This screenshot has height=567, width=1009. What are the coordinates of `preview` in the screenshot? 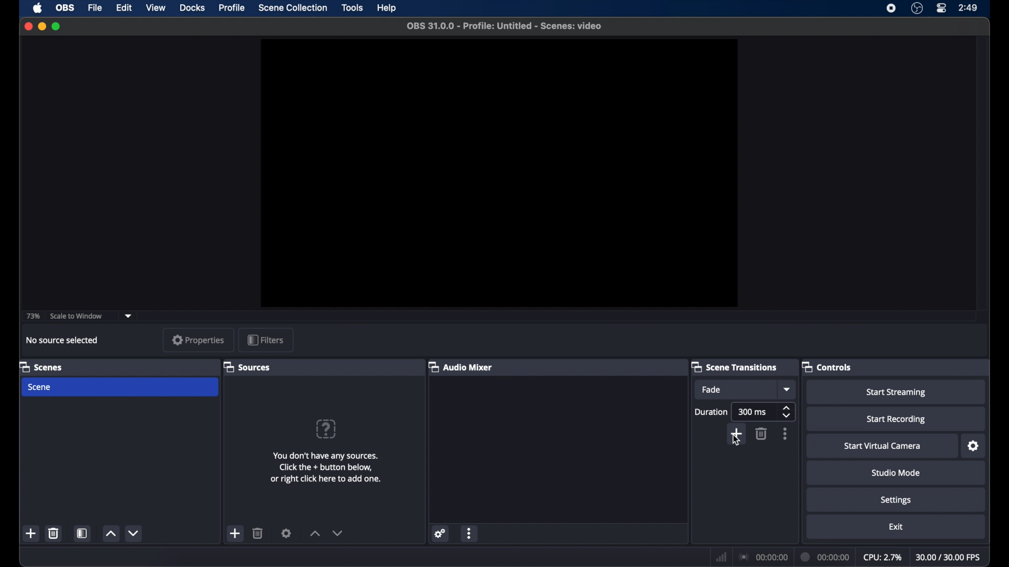 It's located at (499, 173).